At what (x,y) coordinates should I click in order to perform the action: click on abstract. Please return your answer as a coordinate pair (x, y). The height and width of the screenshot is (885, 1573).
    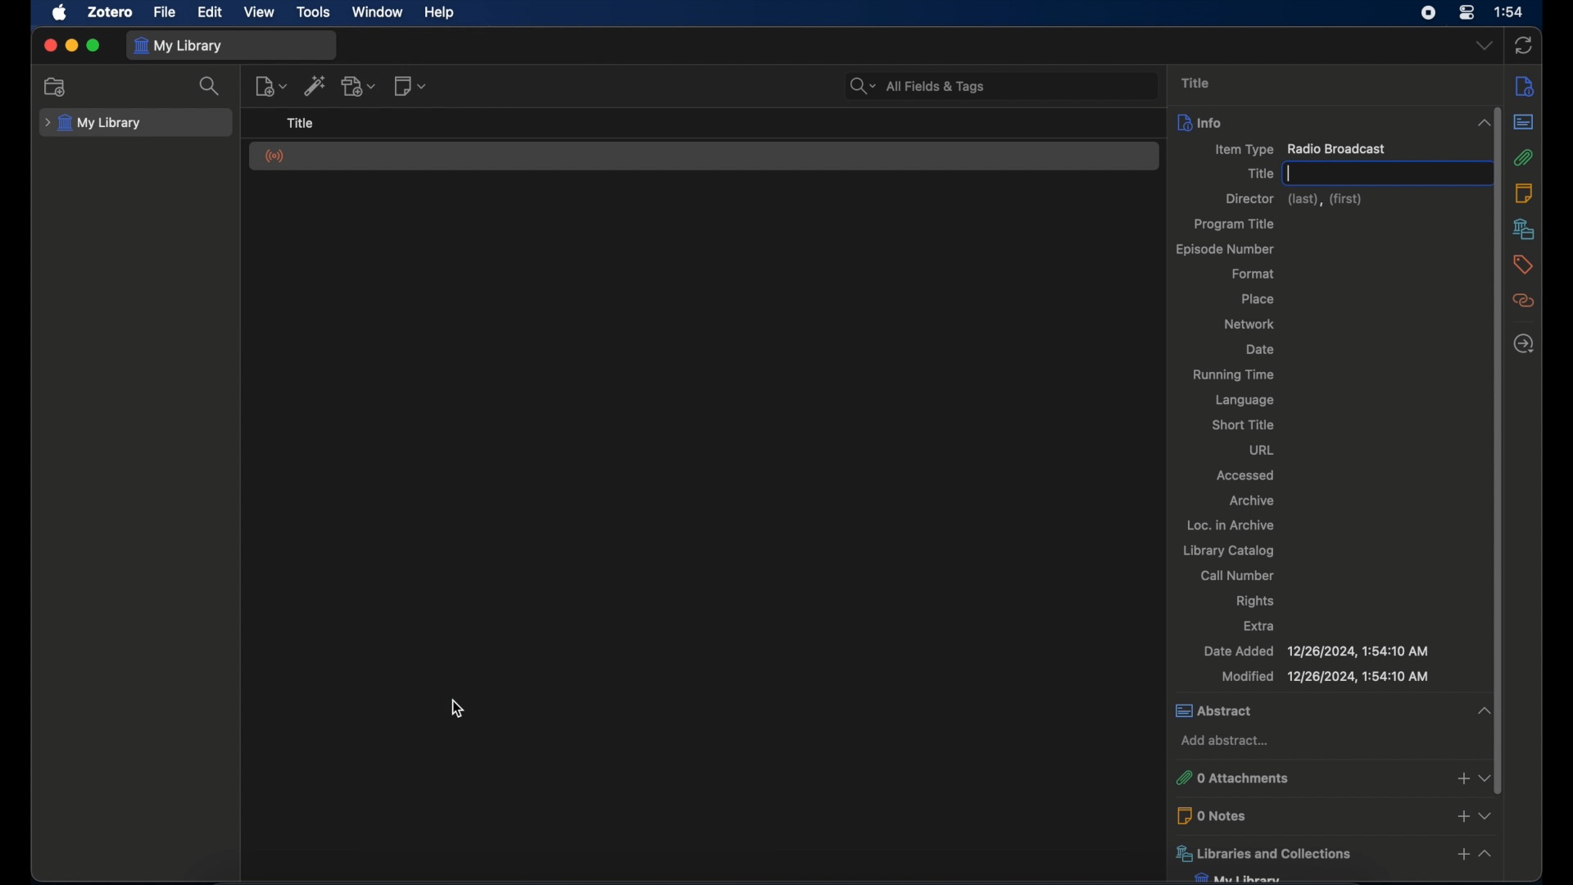
    Looking at the image, I should click on (1335, 710).